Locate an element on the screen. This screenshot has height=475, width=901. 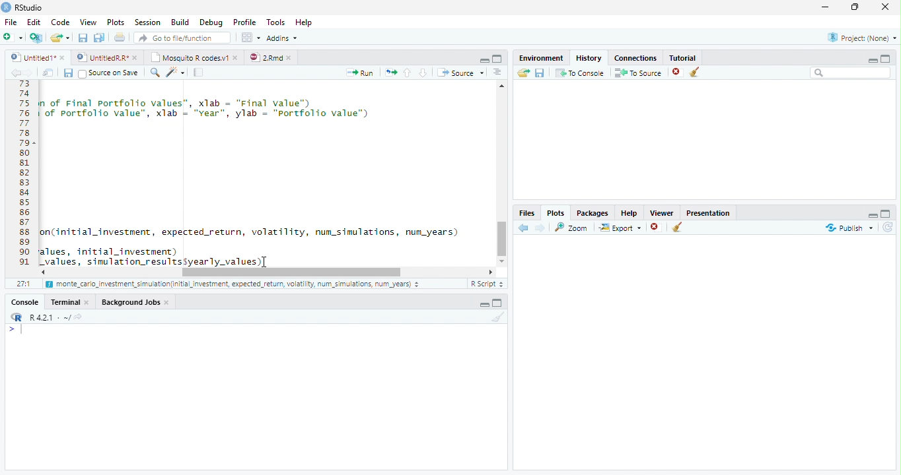
Scroll Left is located at coordinates (42, 272).